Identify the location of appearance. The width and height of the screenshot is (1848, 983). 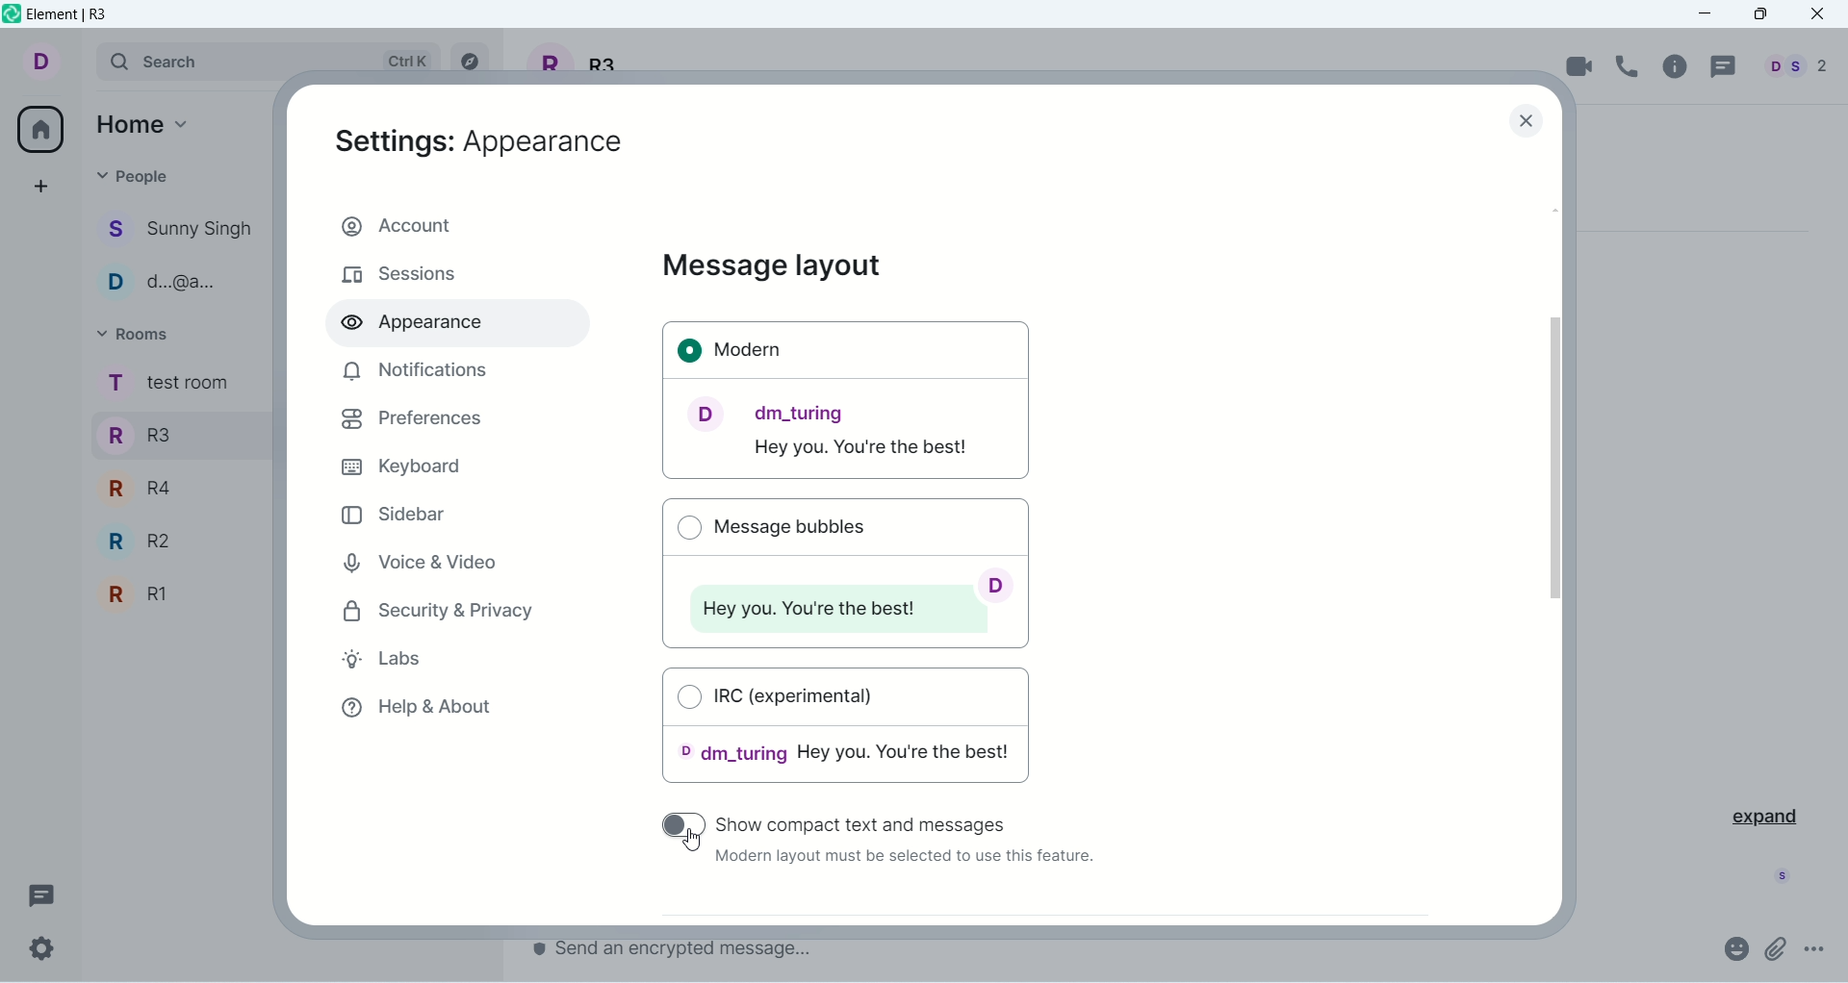
(421, 326).